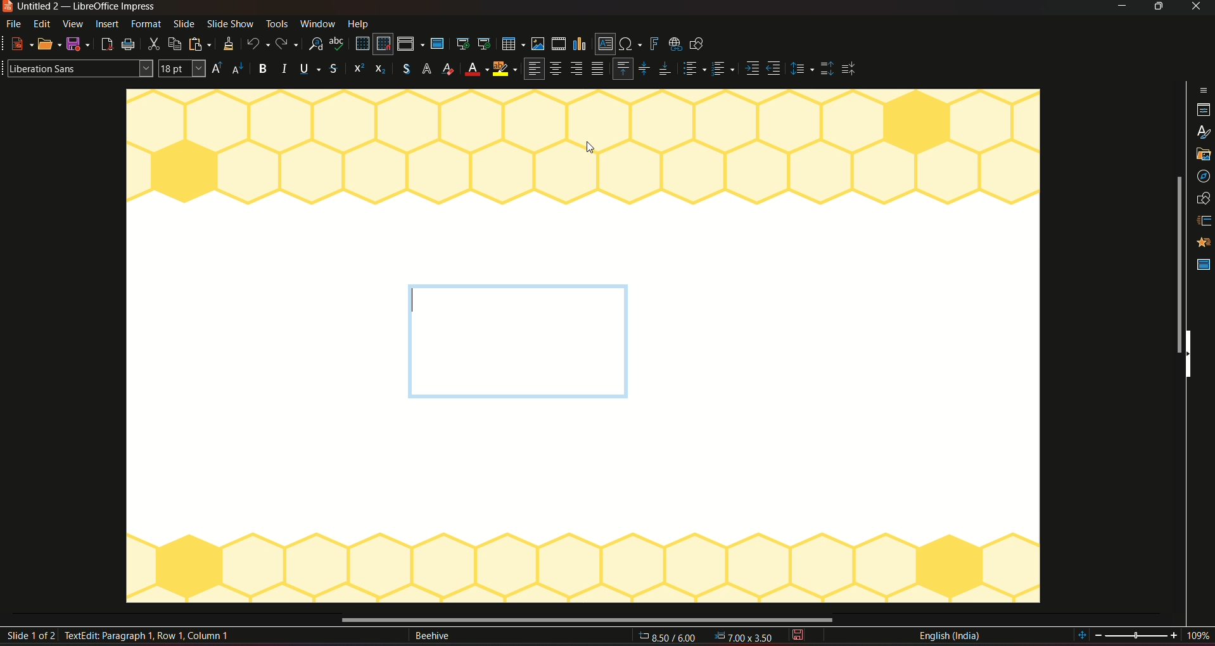  What do you see at coordinates (668, 639) in the screenshot?
I see `cursor location: 8.70/6.06` at bounding box center [668, 639].